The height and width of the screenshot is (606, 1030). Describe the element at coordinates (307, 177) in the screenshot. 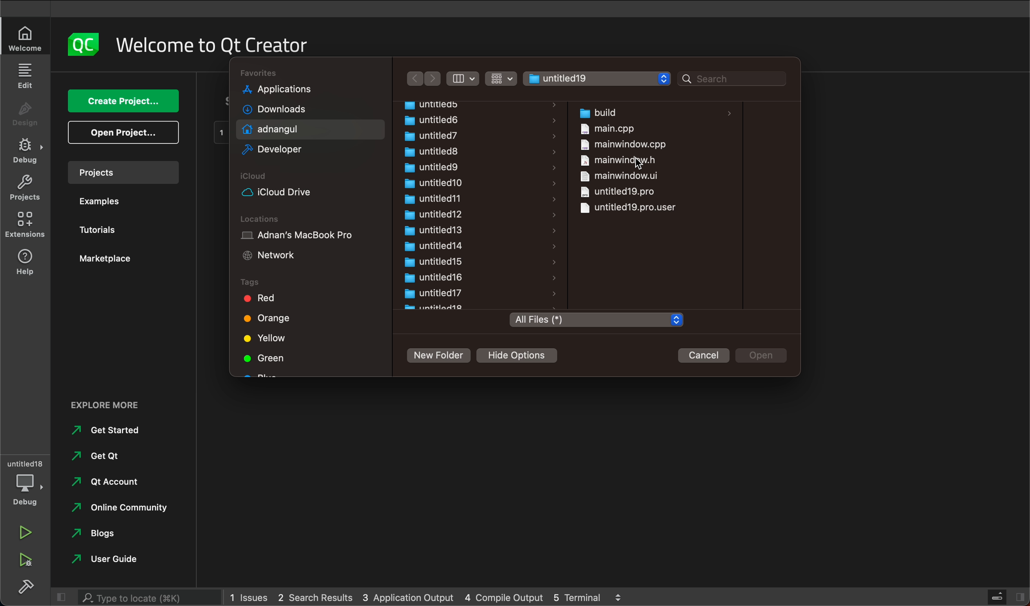

I see `Icloud` at that location.